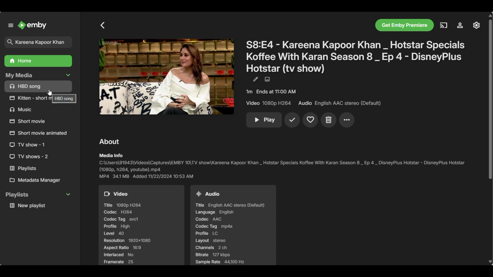 The image size is (493, 277). Describe the element at coordinates (233, 225) in the screenshot. I see `Audio details of tv show` at that location.